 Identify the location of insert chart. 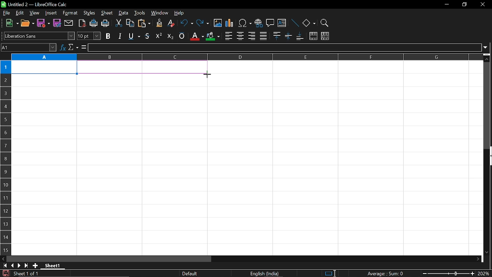
(230, 23).